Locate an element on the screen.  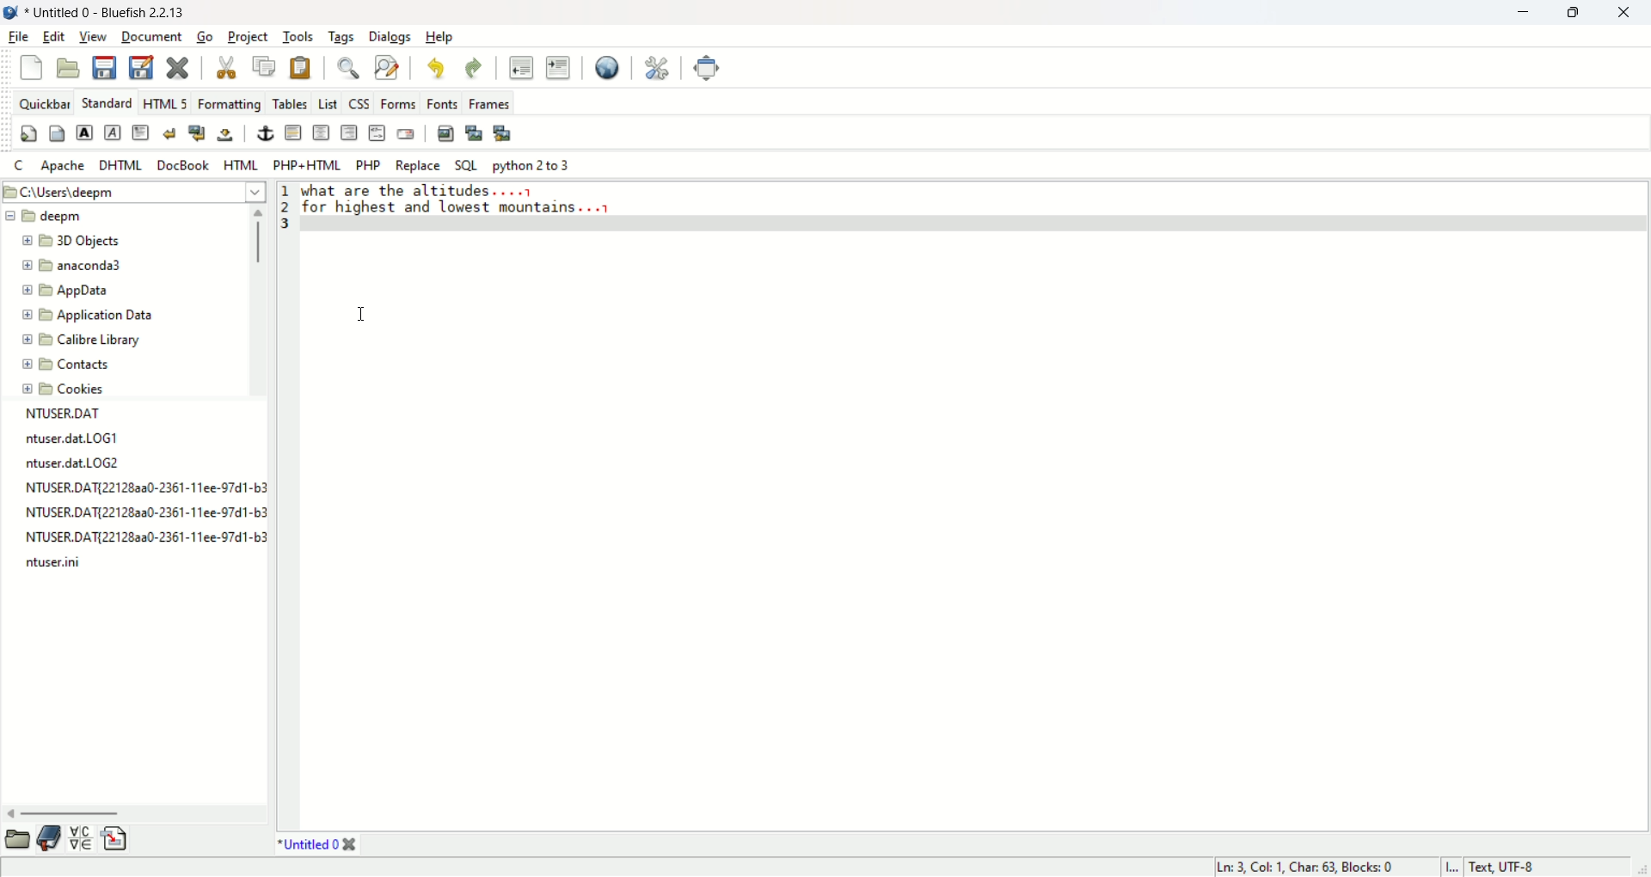
edit is located at coordinates (51, 36).